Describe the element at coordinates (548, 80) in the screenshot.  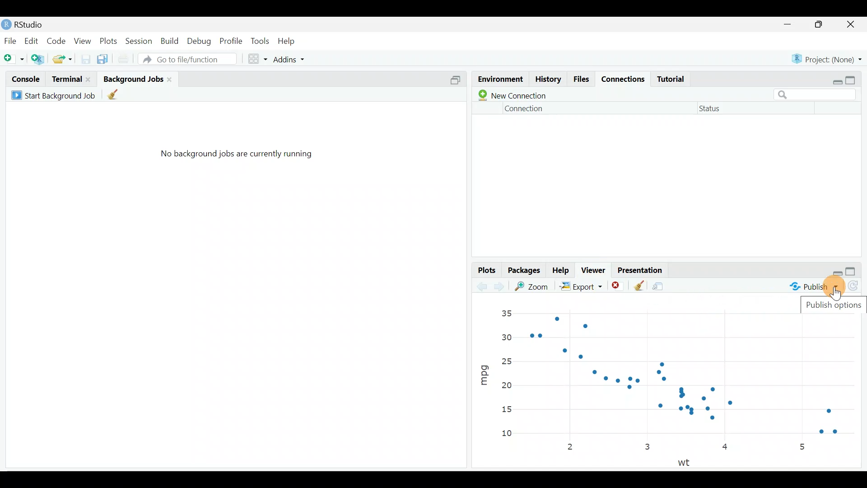
I see `History` at that location.